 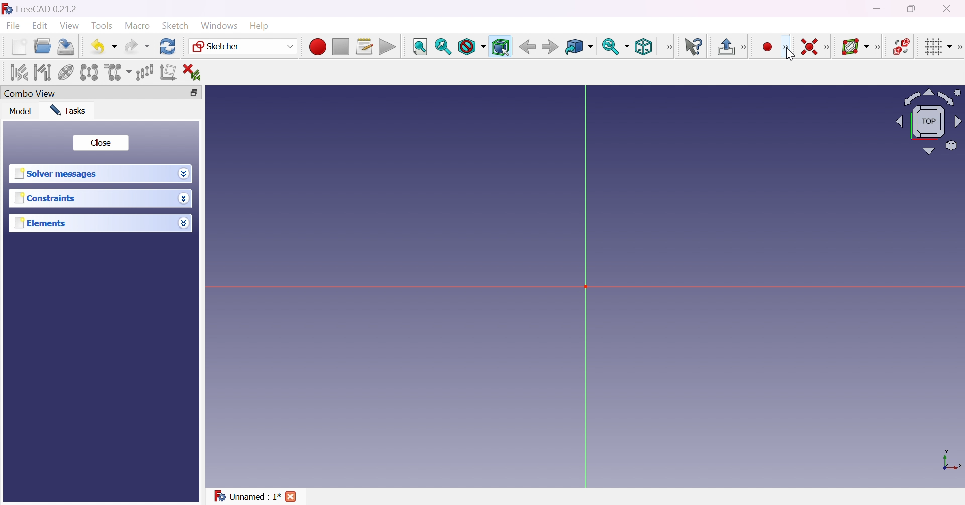 I want to click on Forward, so click(x=551, y=46).